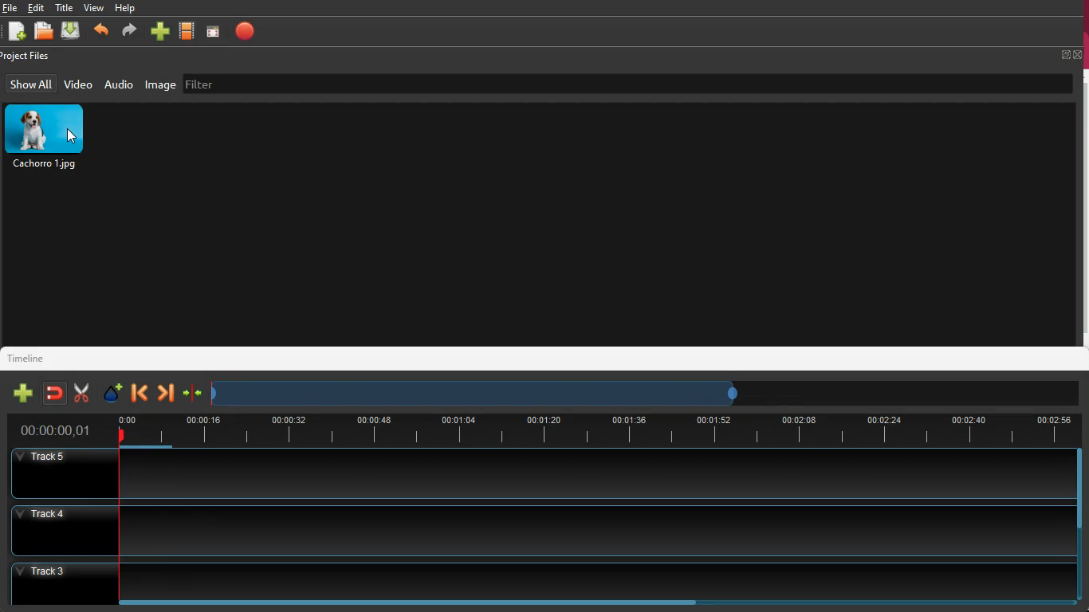 The width and height of the screenshot is (1089, 612). Describe the element at coordinates (126, 10) in the screenshot. I see `help` at that location.